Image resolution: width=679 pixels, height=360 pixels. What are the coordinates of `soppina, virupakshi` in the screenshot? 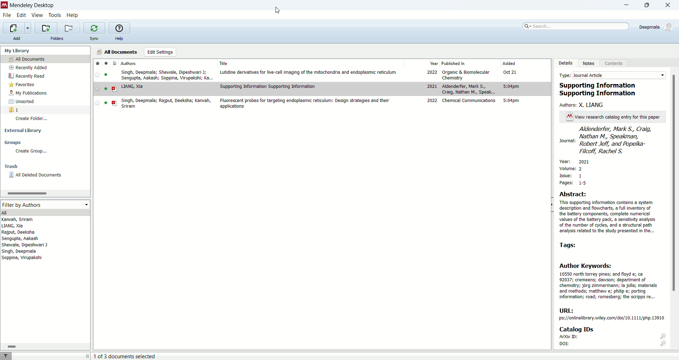 It's located at (22, 257).